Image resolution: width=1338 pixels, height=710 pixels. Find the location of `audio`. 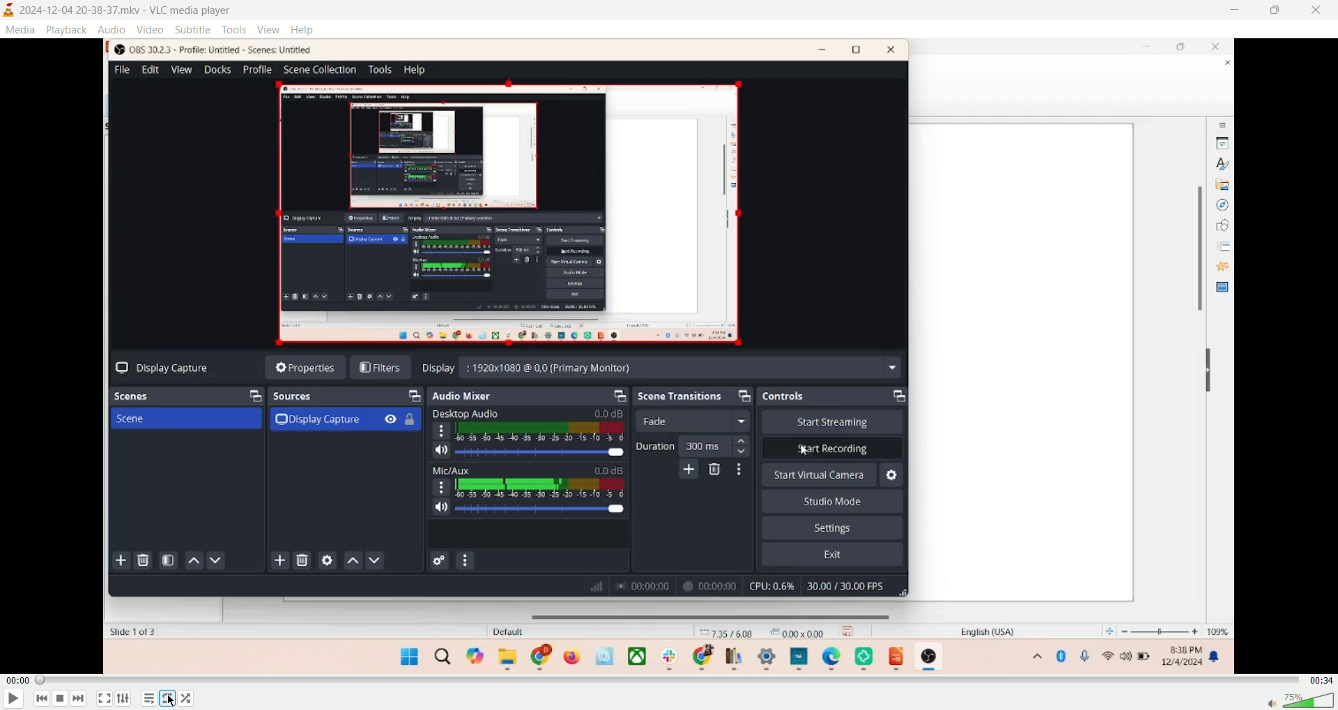

audio is located at coordinates (111, 29).